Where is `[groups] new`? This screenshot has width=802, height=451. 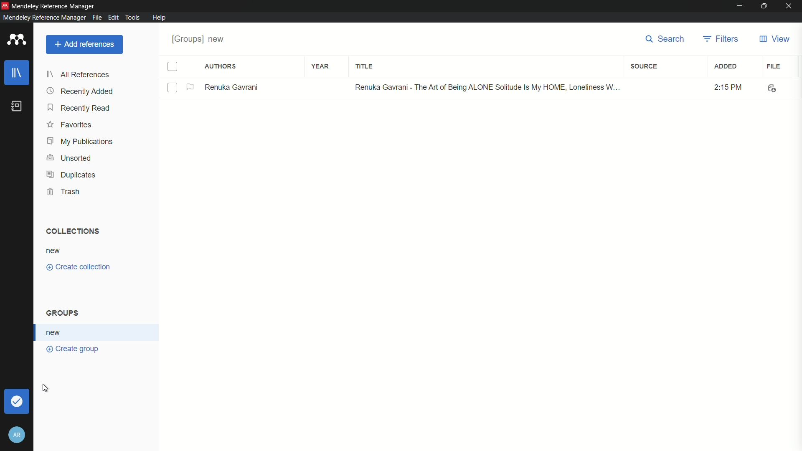 [groups] new is located at coordinates (200, 39).